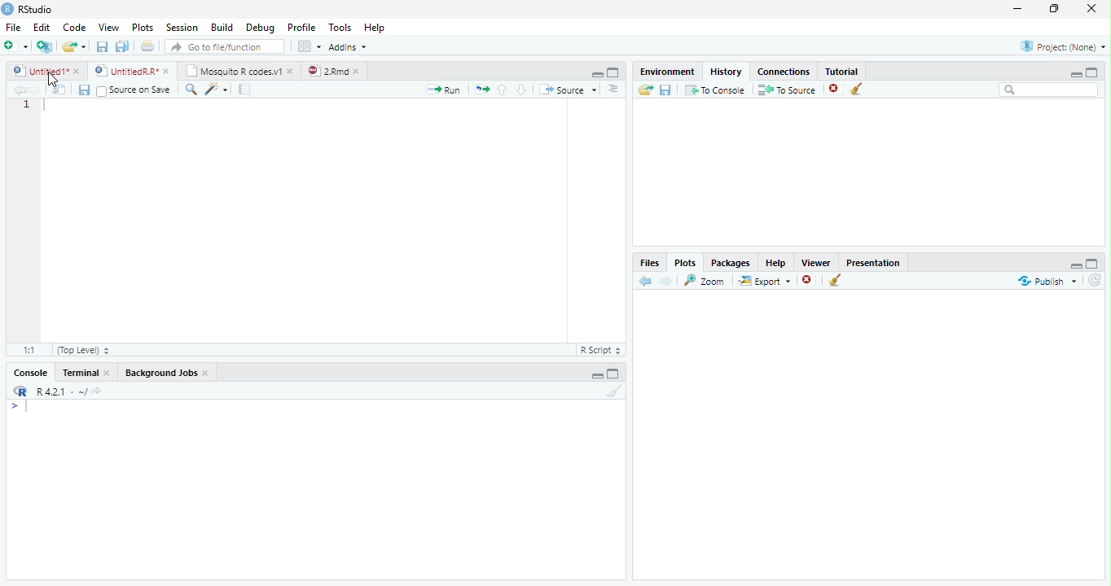 This screenshot has height=586, width=1111. I want to click on Compile Report, so click(247, 90).